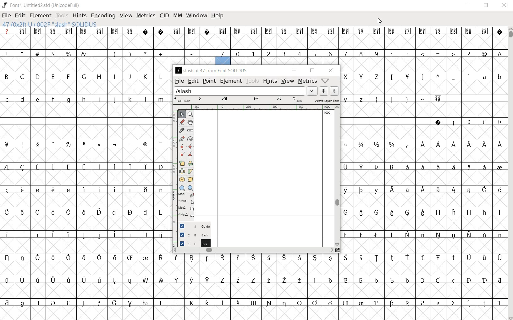 The image size is (513, 320). I want to click on Rotate the selection, so click(190, 164).